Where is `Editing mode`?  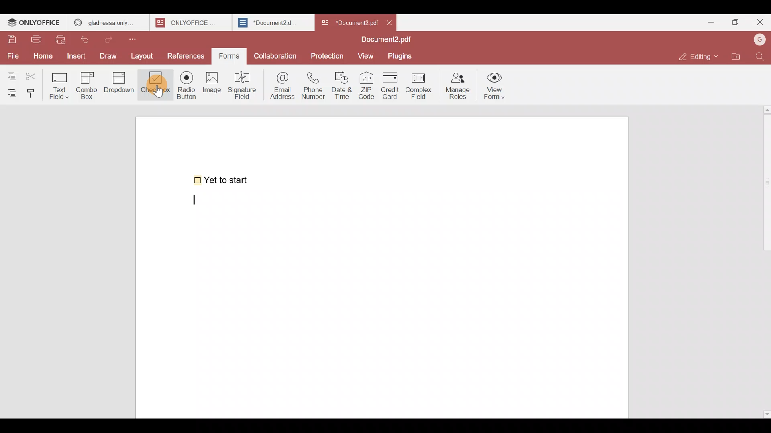
Editing mode is located at coordinates (697, 57).